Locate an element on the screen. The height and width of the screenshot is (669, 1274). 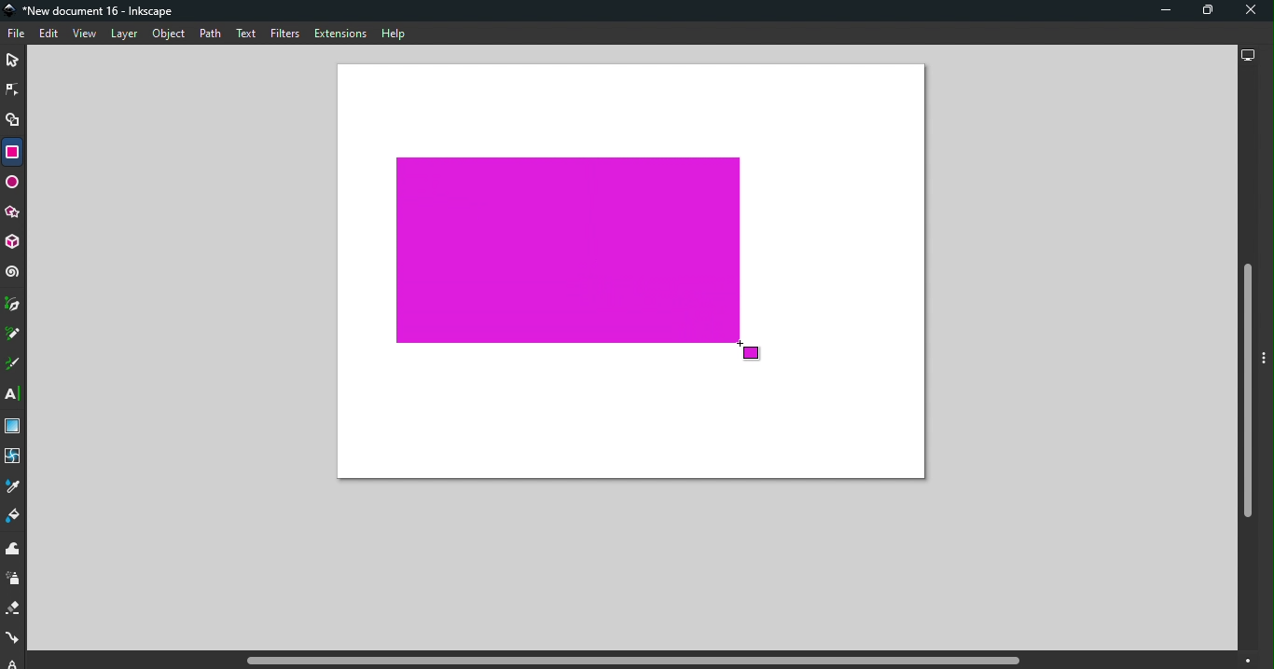
Horizontal scroll bar is located at coordinates (636, 661).